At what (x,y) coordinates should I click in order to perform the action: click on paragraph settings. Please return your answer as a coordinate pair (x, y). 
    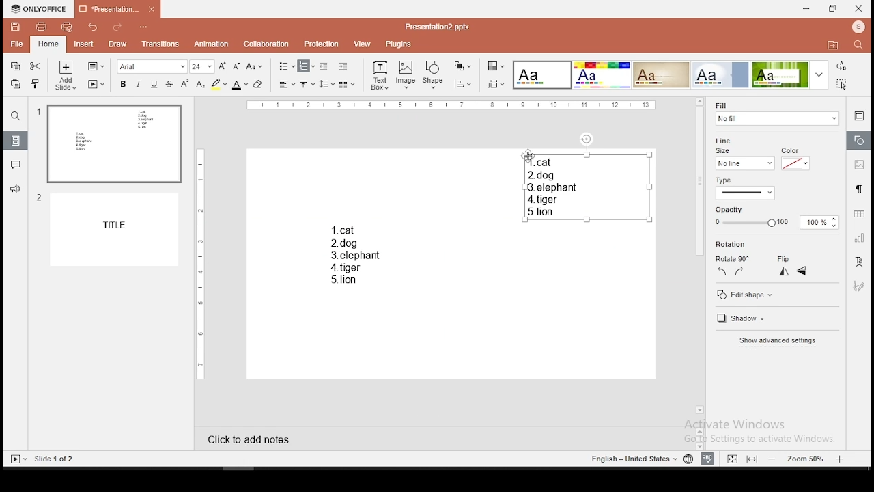
    Looking at the image, I should click on (858, 190).